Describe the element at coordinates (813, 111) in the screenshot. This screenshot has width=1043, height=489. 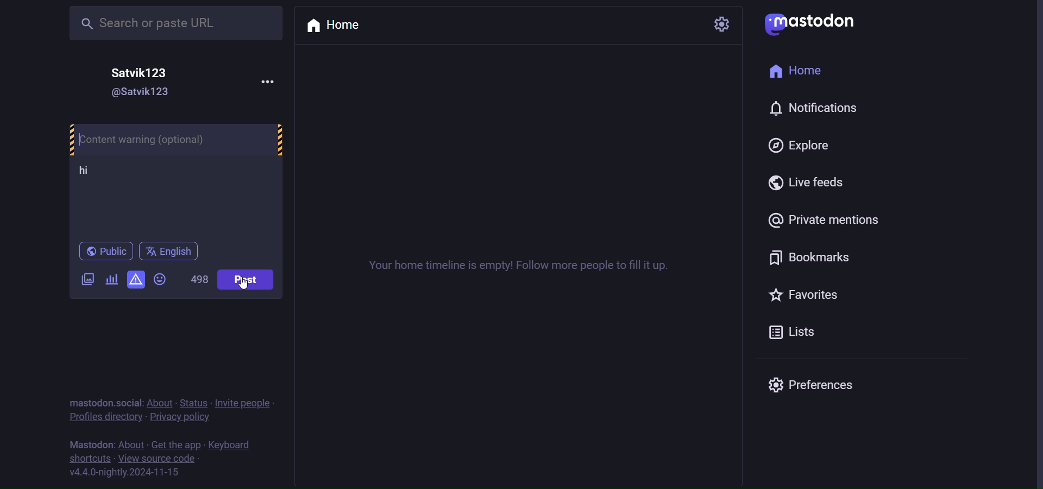
I see `notification` at that location.